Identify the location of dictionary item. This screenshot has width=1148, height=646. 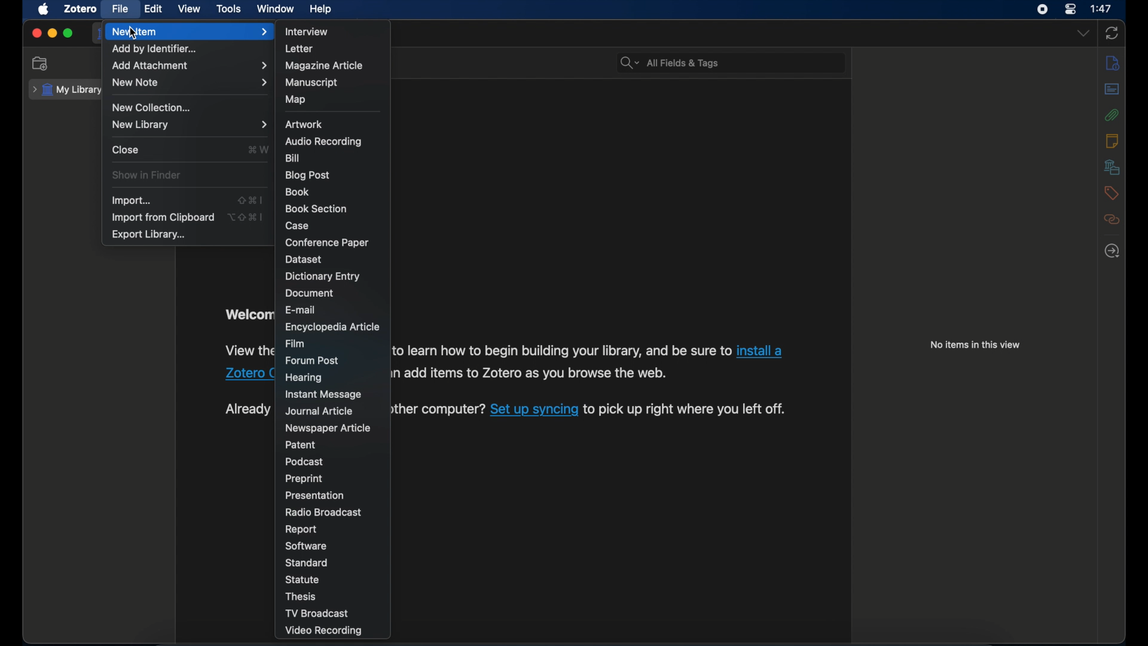
(322, 276).